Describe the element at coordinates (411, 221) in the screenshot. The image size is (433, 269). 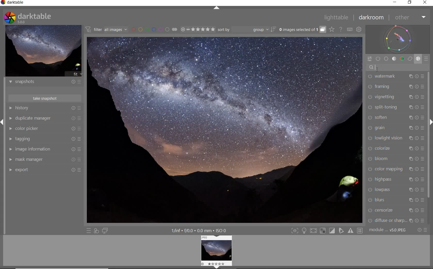
I see `multiple instance actions` at that location.